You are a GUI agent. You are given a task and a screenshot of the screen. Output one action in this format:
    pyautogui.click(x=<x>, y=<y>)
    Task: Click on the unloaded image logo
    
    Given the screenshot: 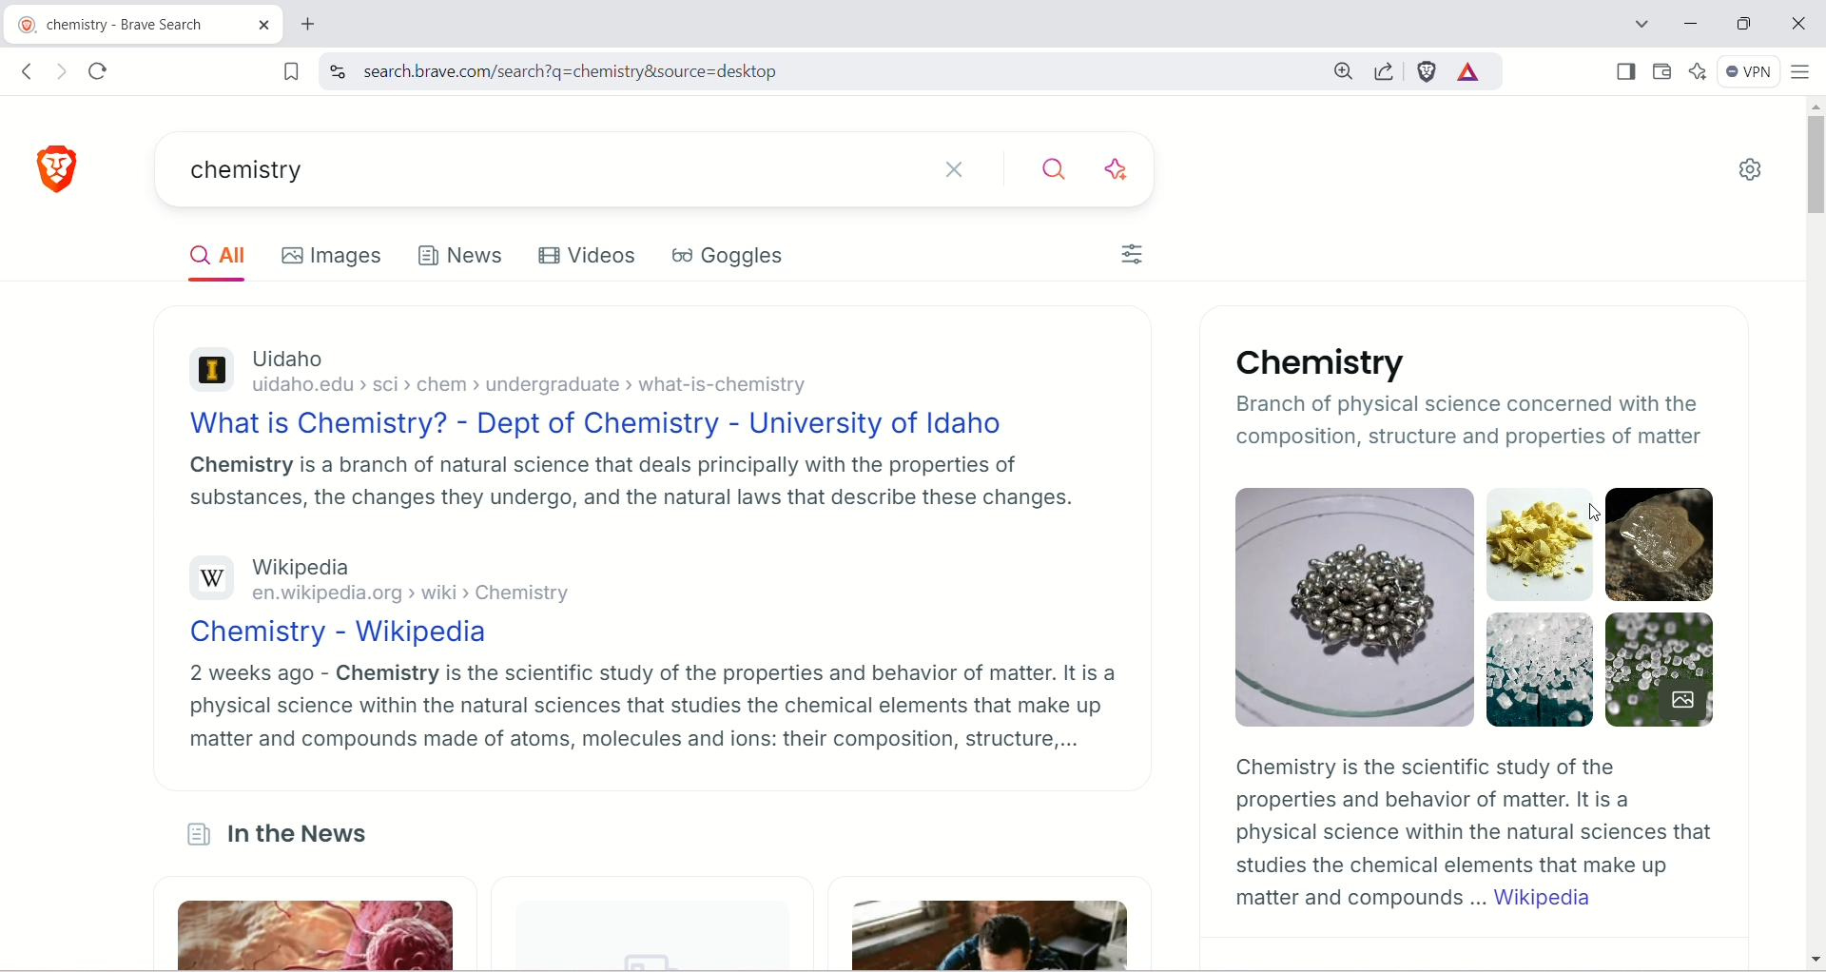 What is the action you would take?
    pyautogui.click(x=659, y=958)
    